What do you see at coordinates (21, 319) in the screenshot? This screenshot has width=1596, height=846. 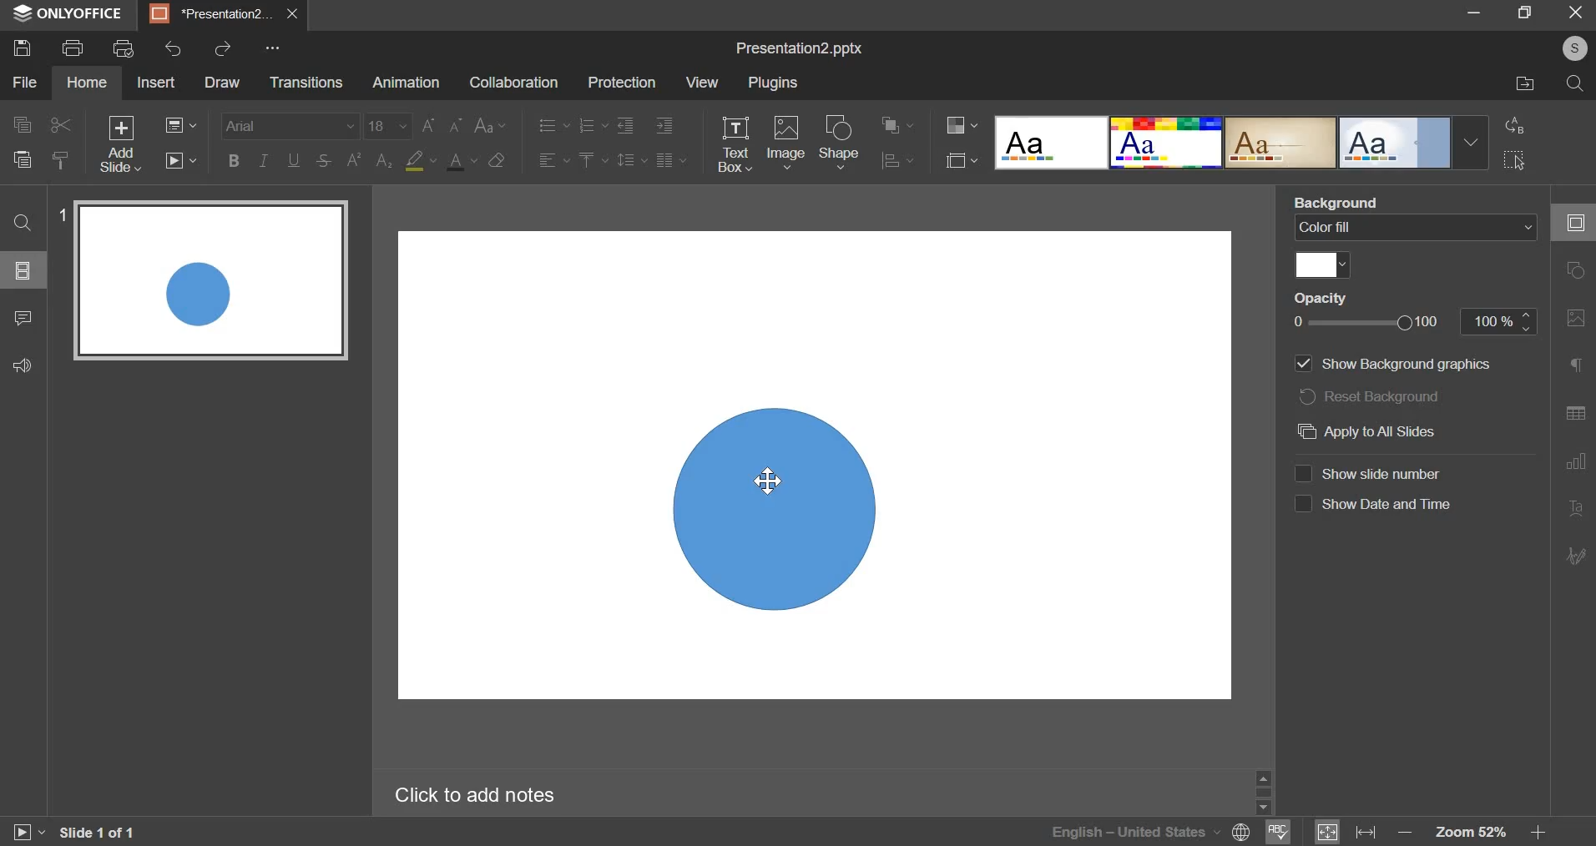 I see `comment` at bounding box center [21, 319].